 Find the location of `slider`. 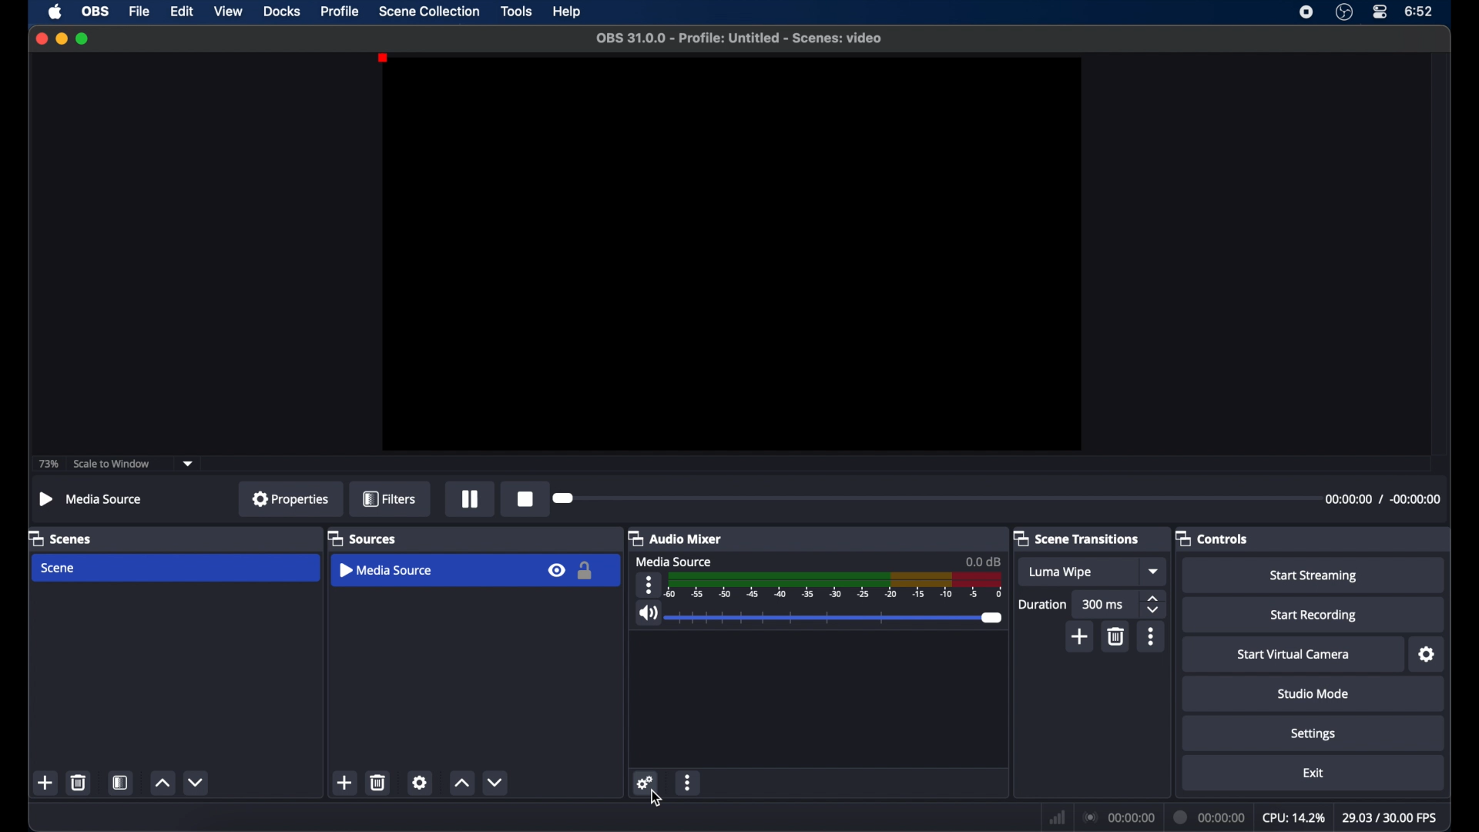

slider is located at coordinates (836, 619).